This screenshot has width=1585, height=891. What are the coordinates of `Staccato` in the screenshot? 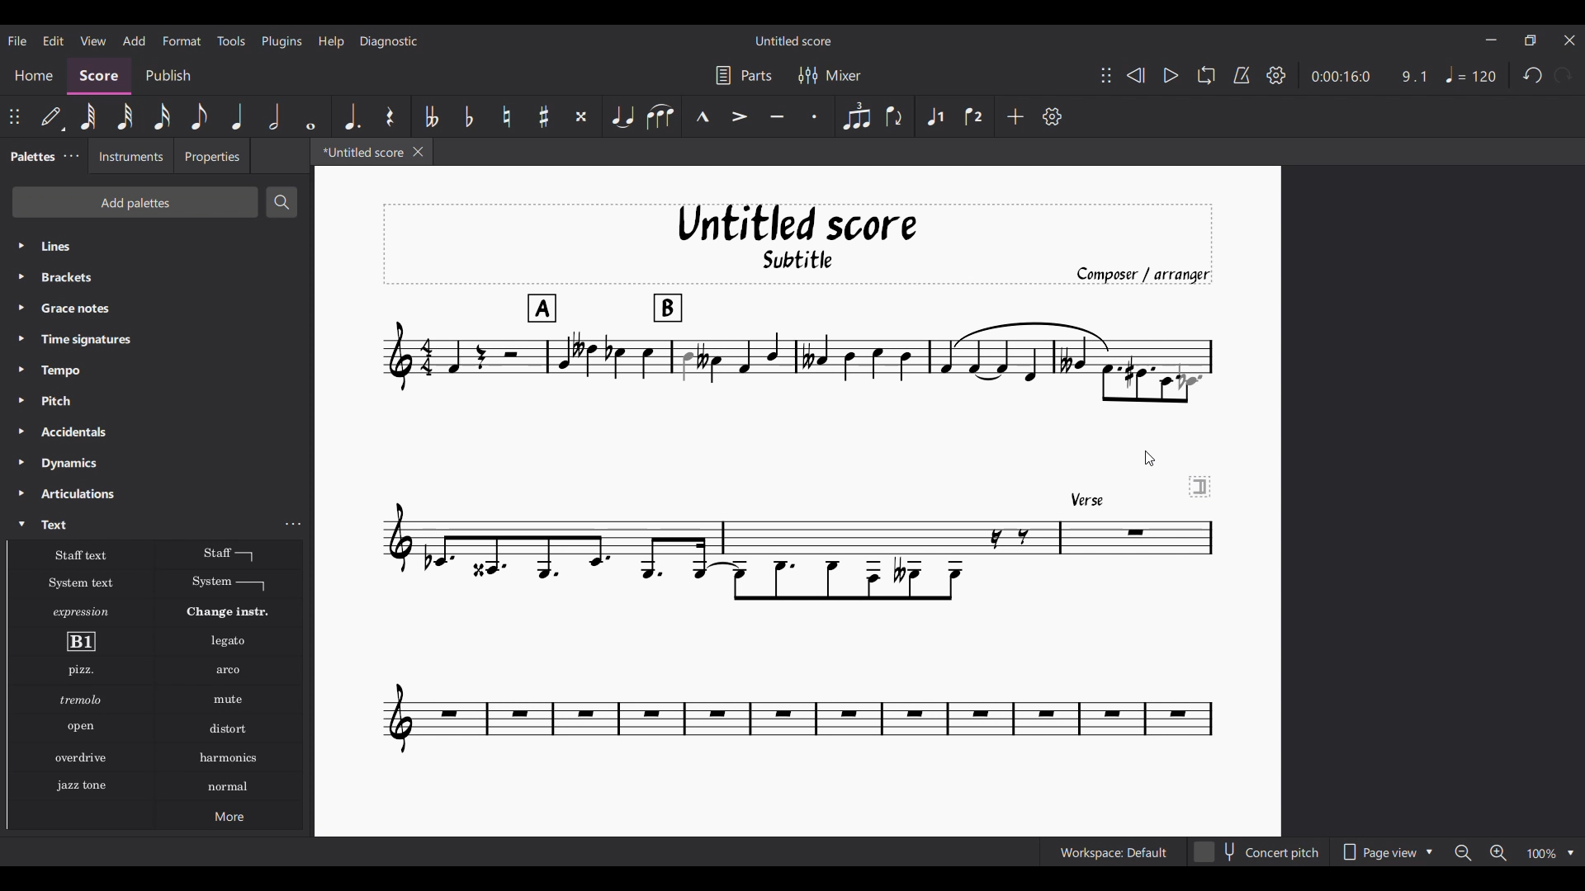 It's located at (815, 116).